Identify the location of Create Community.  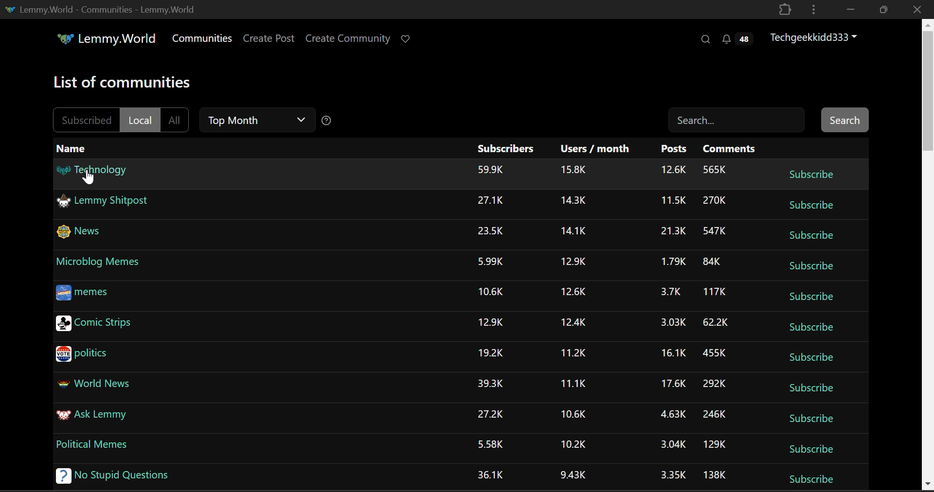
(348, 37).